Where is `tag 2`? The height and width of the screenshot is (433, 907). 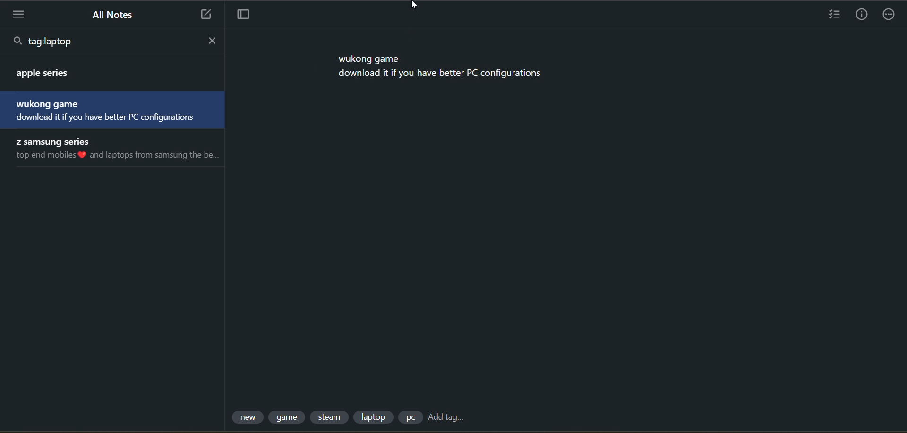 tag 2 is located at coordinates (289, 416).